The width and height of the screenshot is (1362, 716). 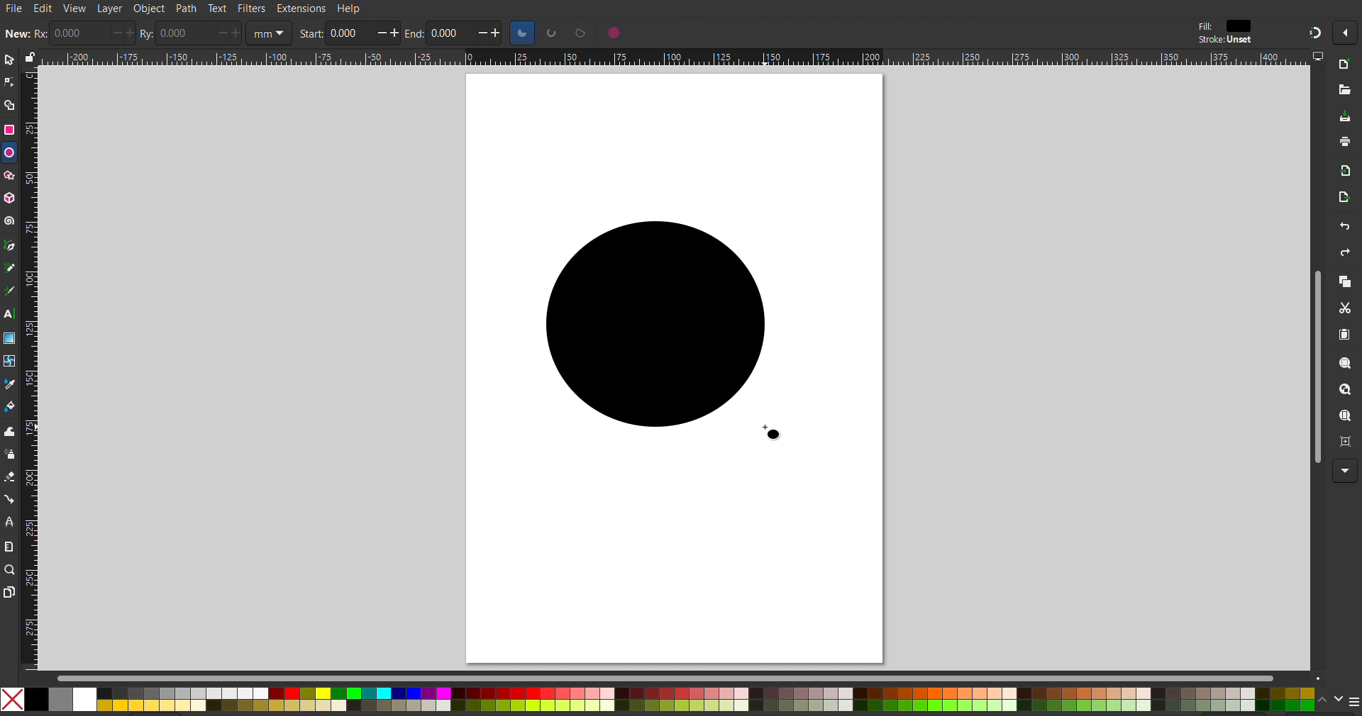 What do you see at coordinates (183, 33) in the screenshot?
I see `0` at bounding box center [183, 33].